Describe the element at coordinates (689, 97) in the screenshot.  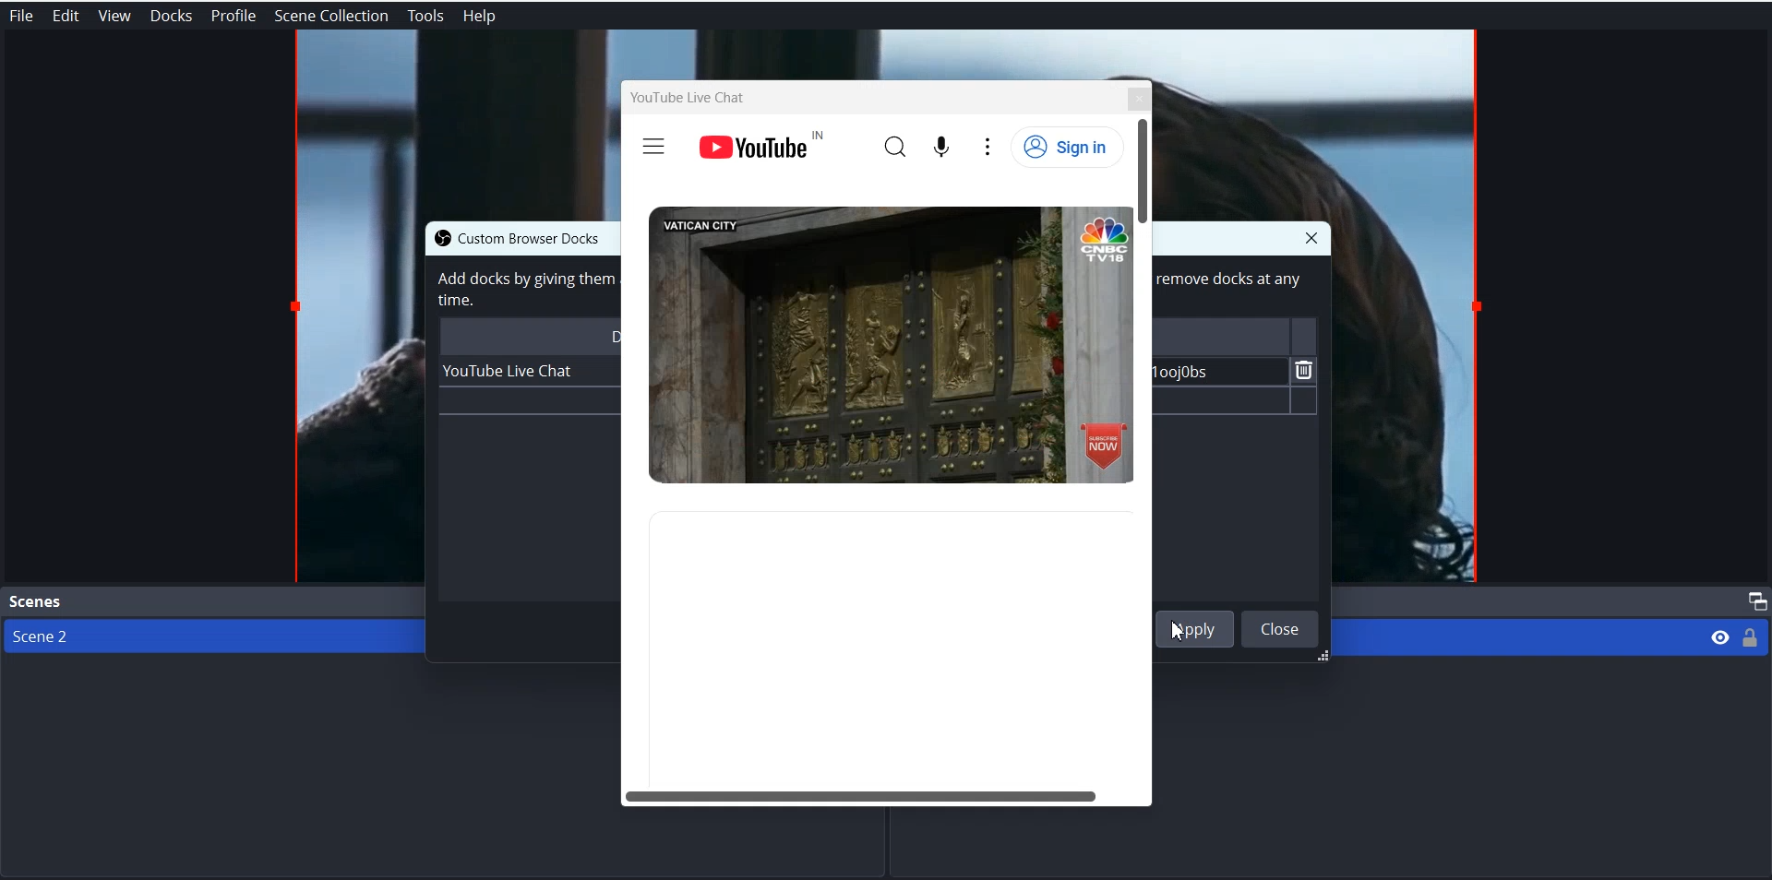
I see `Youtube Live Chat` at that location.